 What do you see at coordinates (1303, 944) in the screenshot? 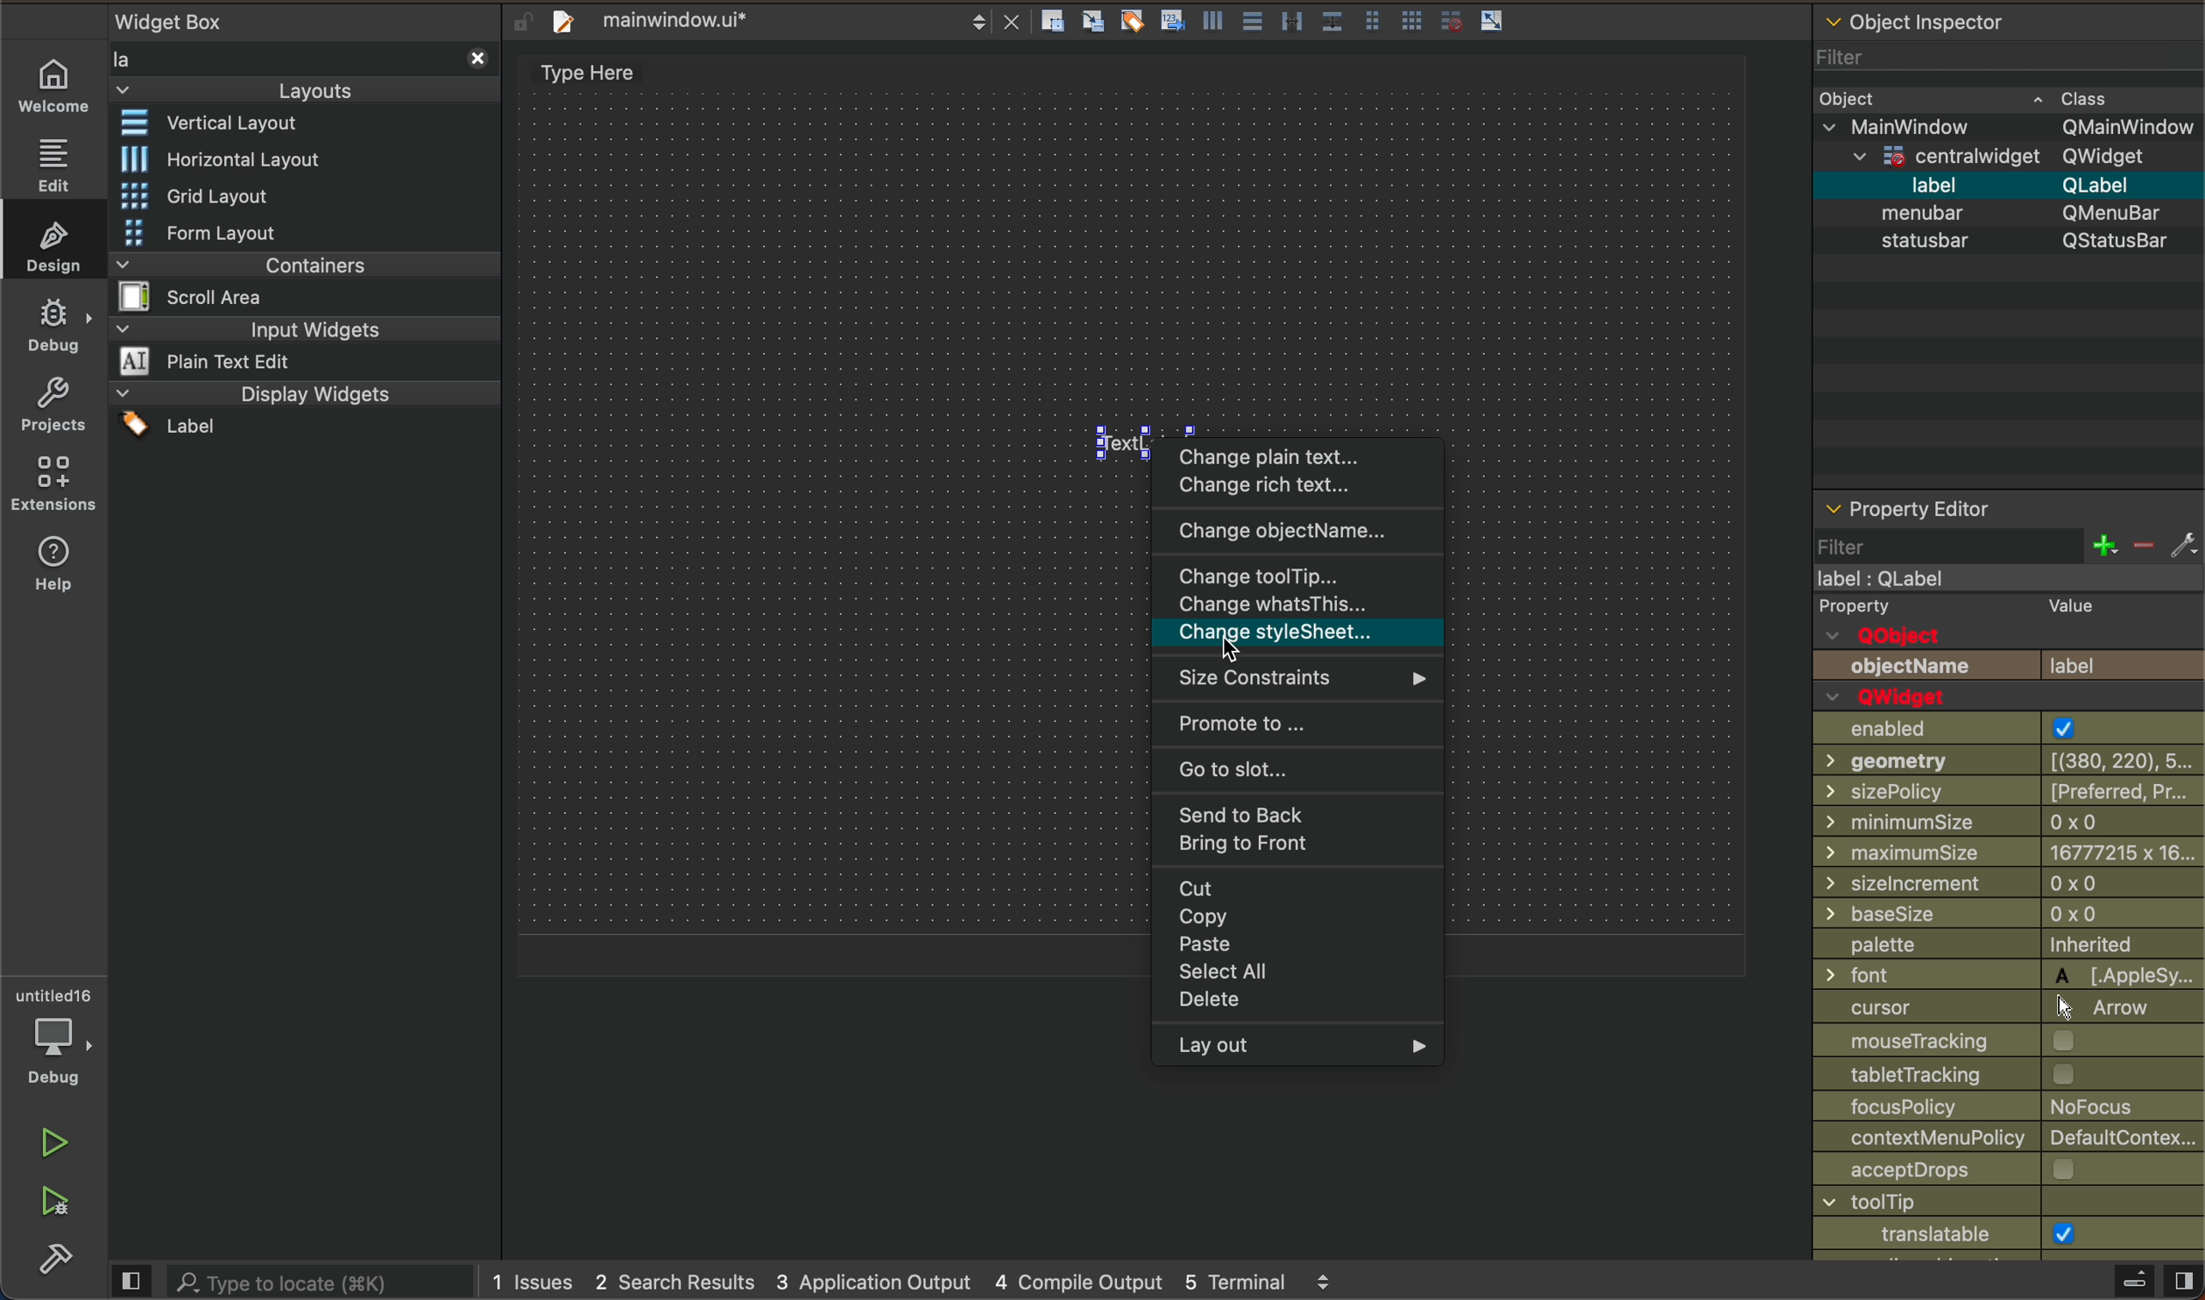
I see `paste` at bounding box center [1303, 944].